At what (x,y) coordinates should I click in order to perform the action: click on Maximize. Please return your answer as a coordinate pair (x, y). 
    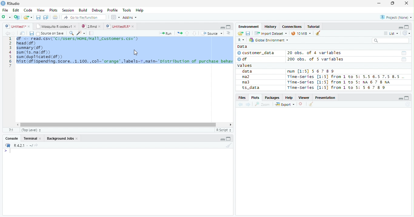
    Looking at the image, I should click on (407, 27).